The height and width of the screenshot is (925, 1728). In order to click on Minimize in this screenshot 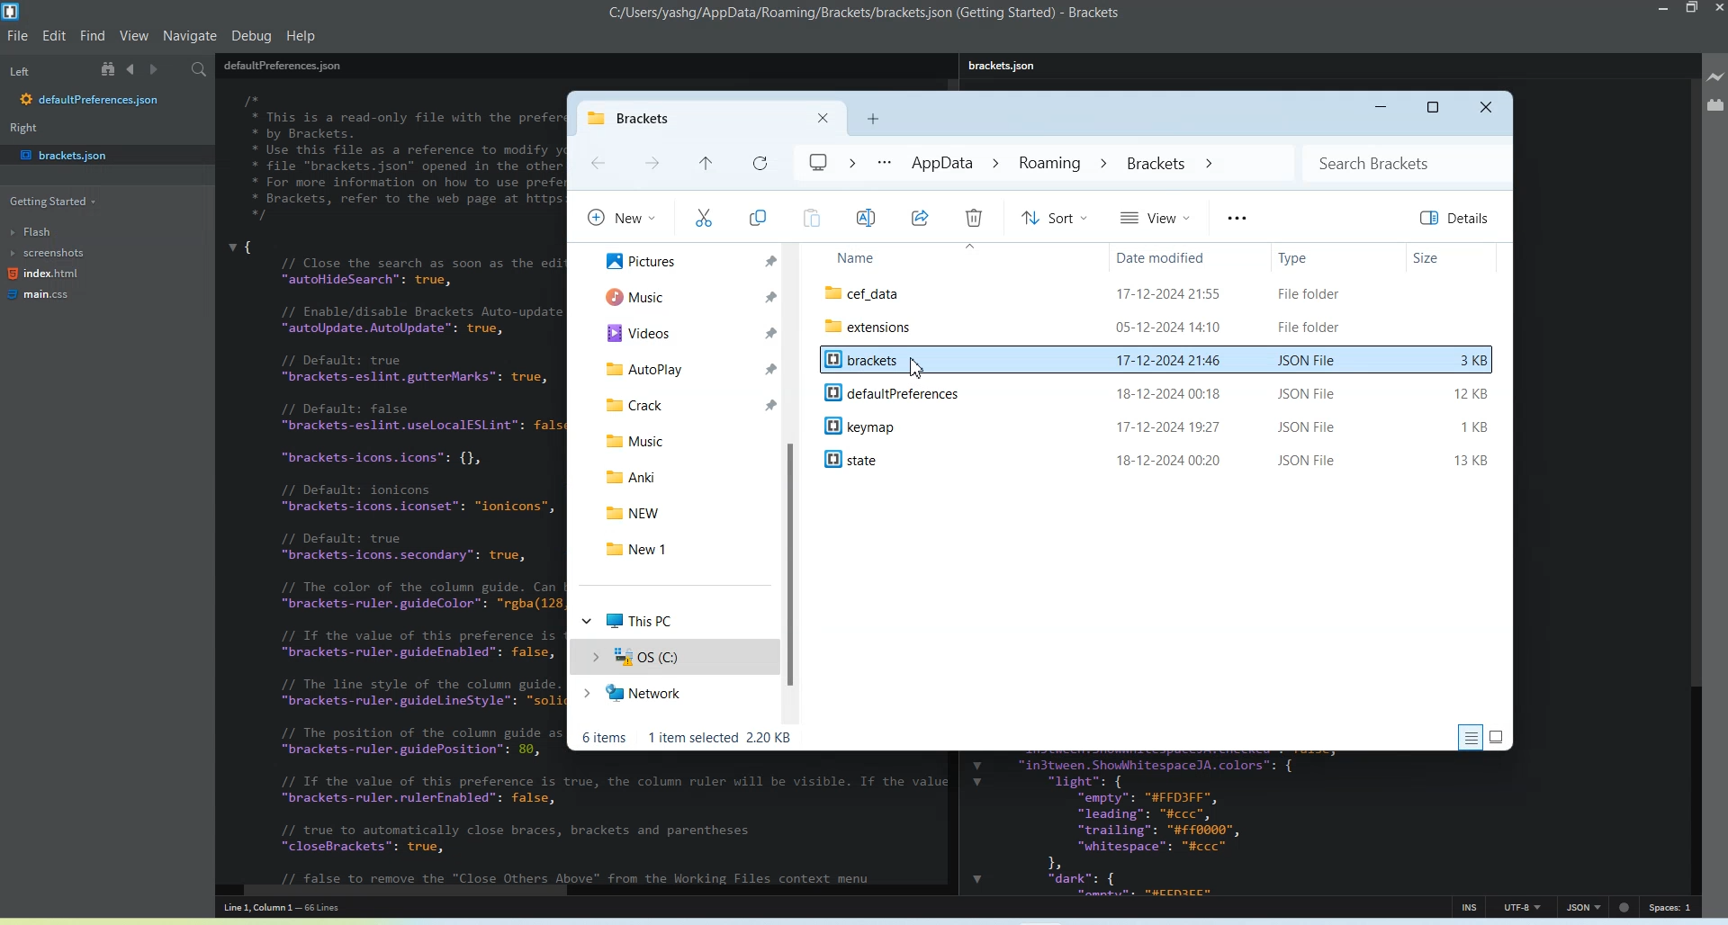, I will do `click(1379, 109)`.